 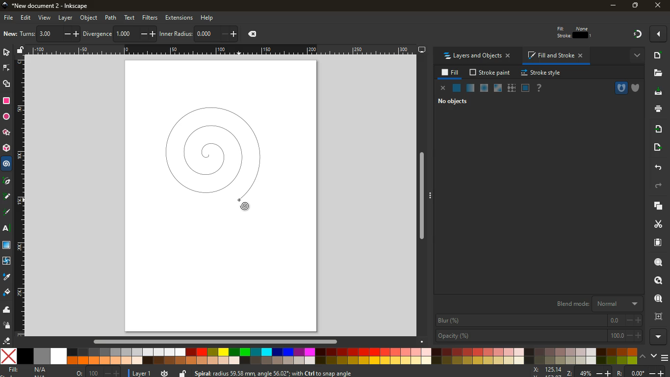 I want to click on screen, so click(x=526, y=88).